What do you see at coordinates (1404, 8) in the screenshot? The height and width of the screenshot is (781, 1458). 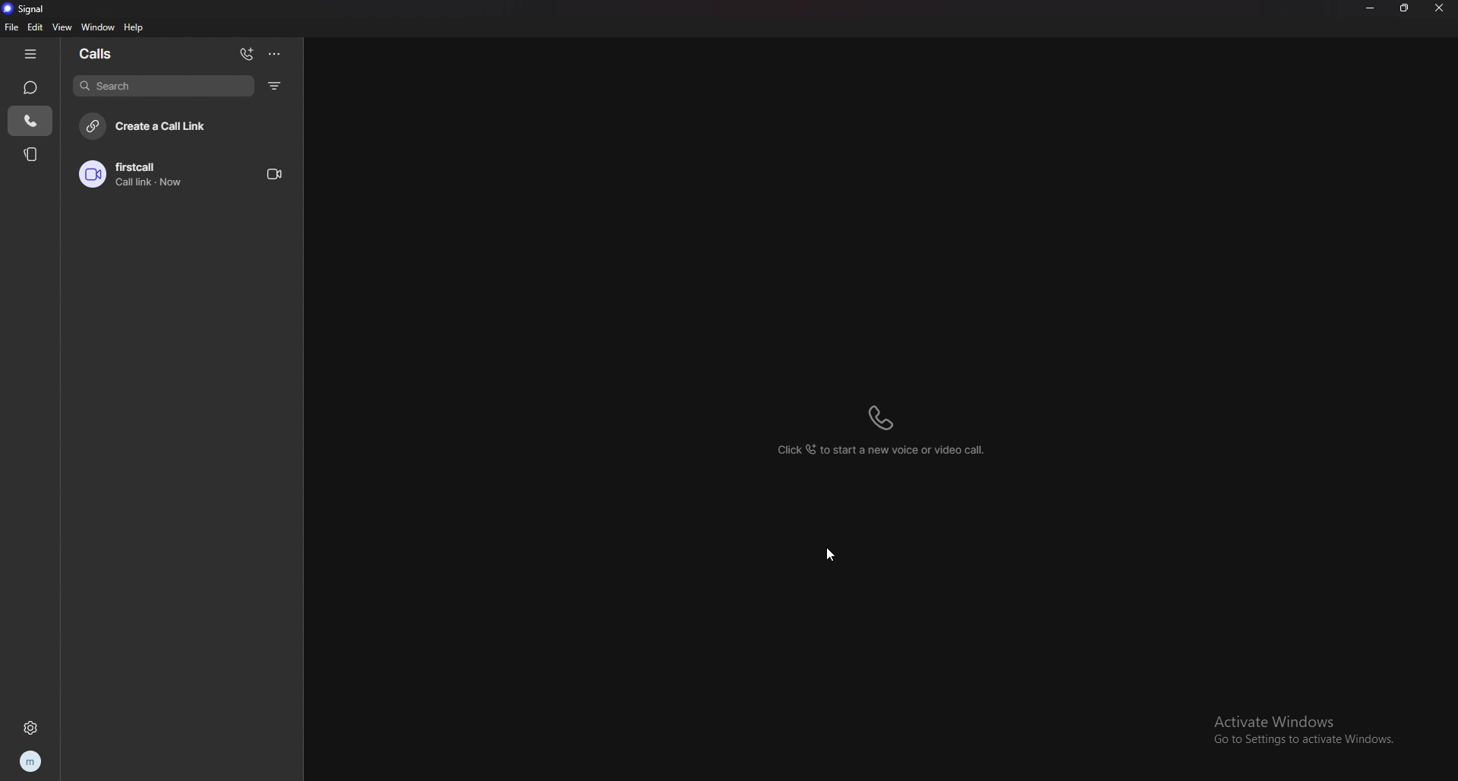 I see `resize` at bounding box center [1404, 8].